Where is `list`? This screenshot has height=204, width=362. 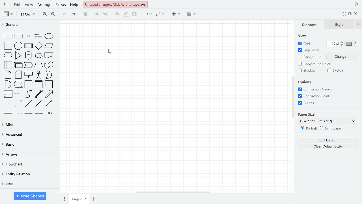 list is located at coordinates (8, 94).